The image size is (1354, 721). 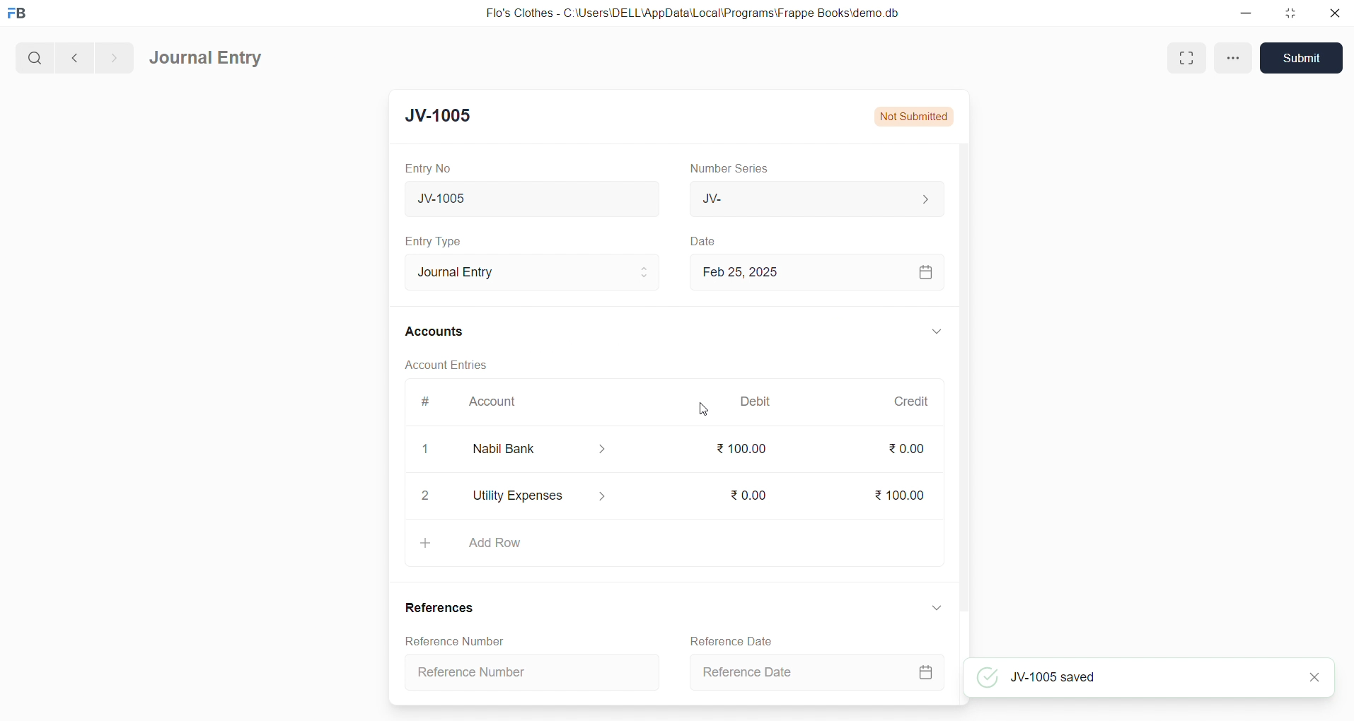 I want to click on resize, so click(x=1288, y=13).